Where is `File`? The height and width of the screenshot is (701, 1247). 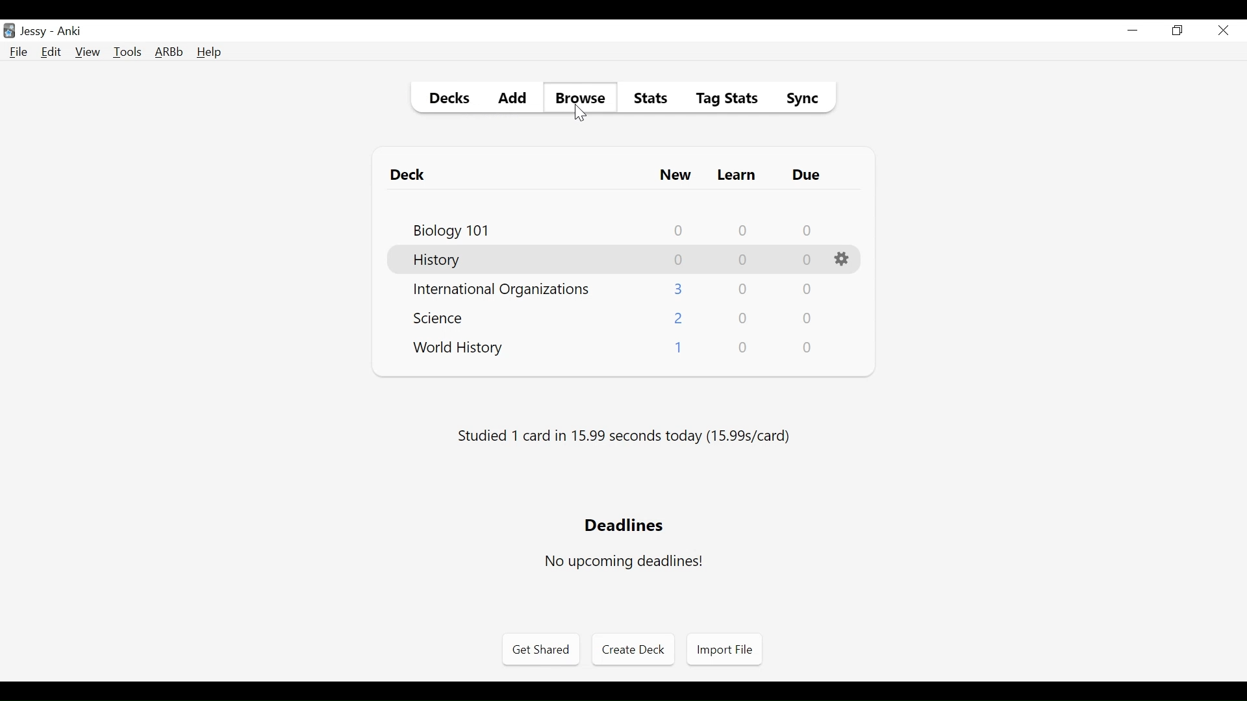 File is located at coordinates (21, 53).